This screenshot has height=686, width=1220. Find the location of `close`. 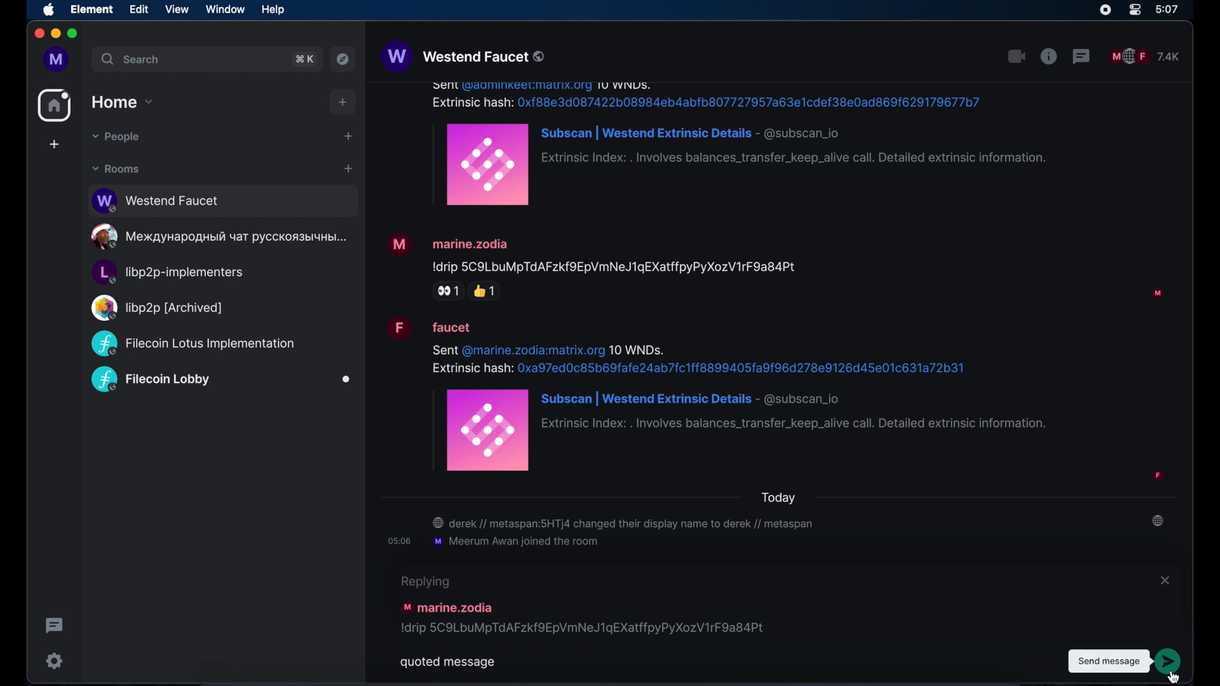

close is located at coordinates (1167, 581).